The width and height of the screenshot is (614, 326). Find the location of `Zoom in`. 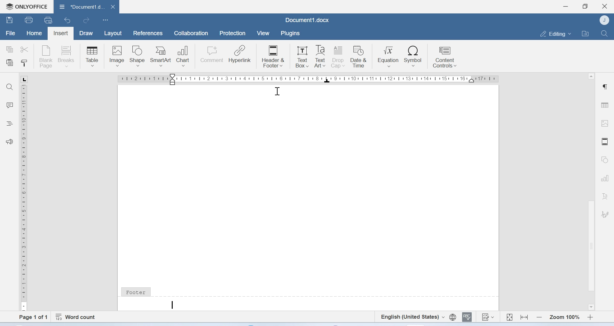

Zoom in is located at coordinates (590, 316).